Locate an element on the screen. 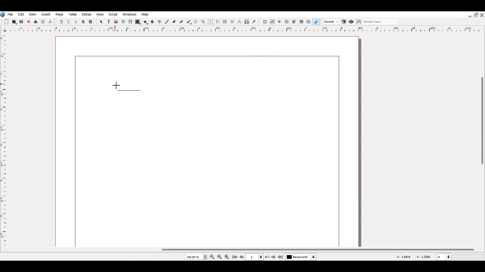 This screenshot has height=272, width=485. PDF Text Field is located at coordinates (287, 22).